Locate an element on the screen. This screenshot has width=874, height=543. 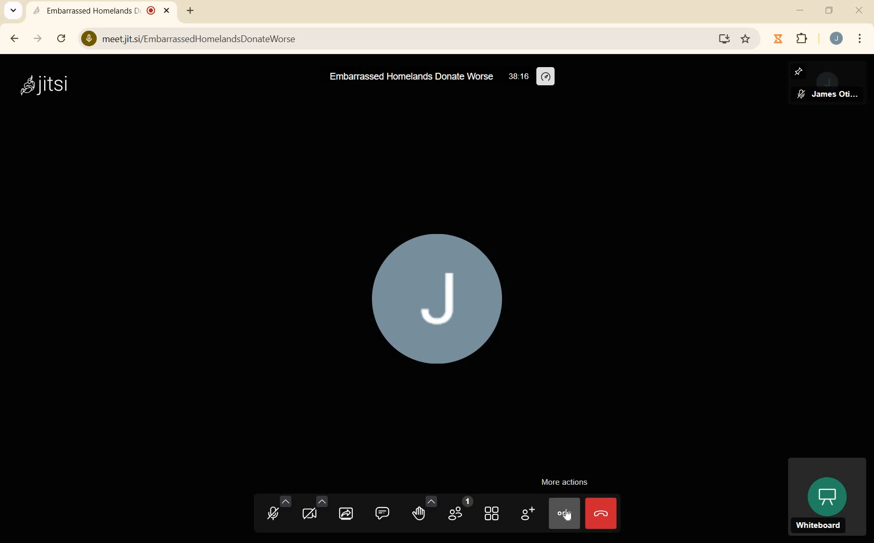
leave meeting is located at coordinates (600, 513).